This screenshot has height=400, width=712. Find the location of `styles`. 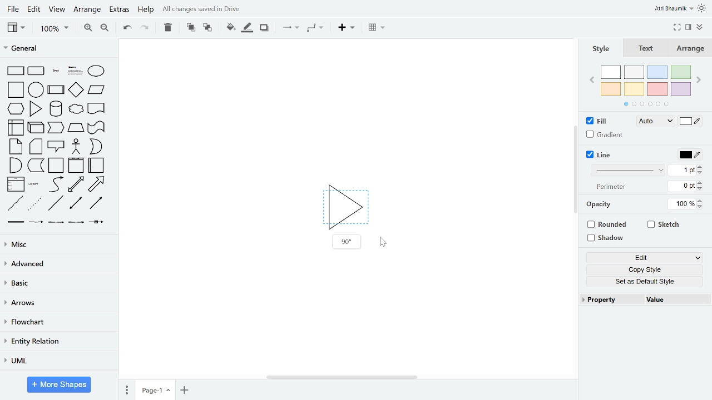

styles is located at coordinates (600, 48).